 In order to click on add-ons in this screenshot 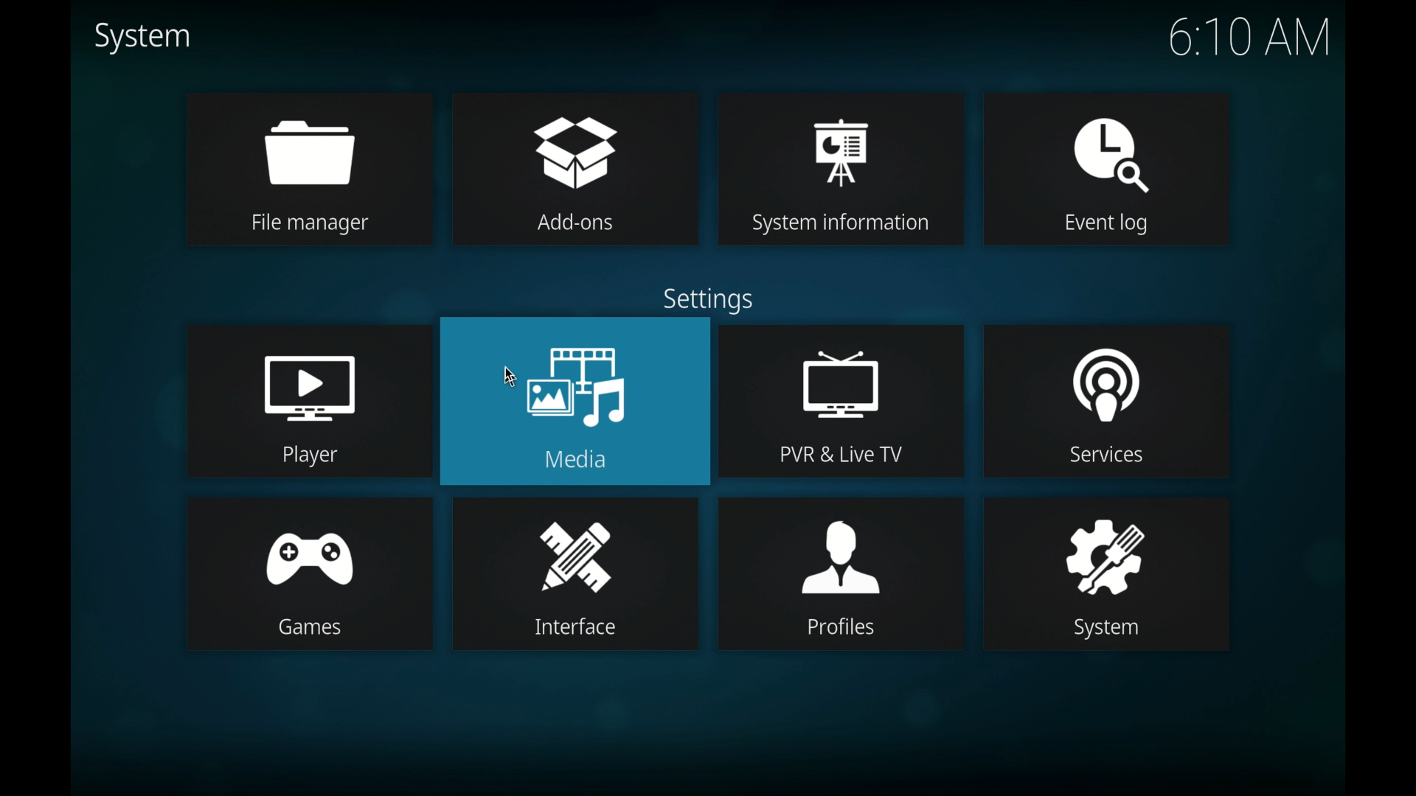, I will do `click(576, 167)`.